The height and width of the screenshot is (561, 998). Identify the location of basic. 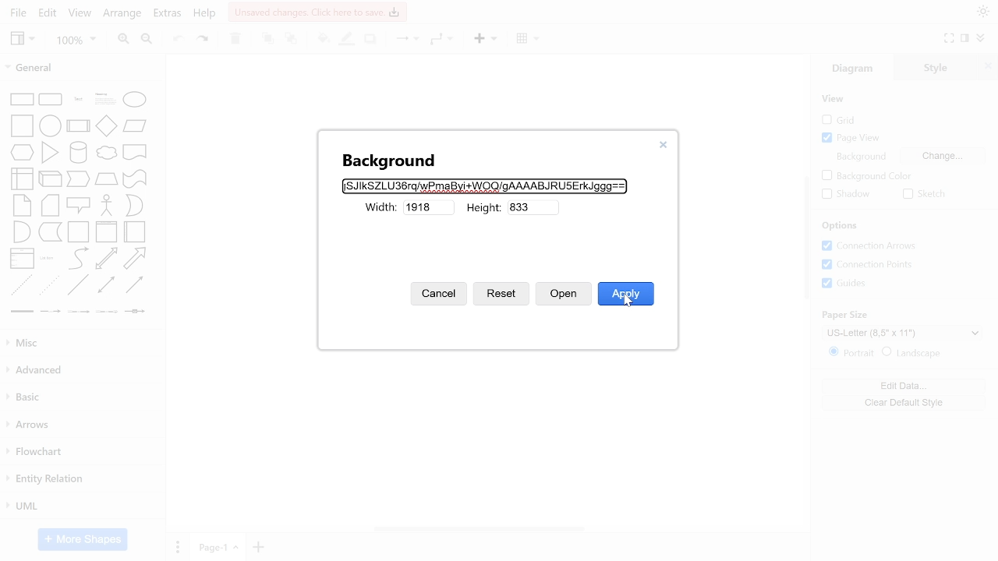
(82, 397).